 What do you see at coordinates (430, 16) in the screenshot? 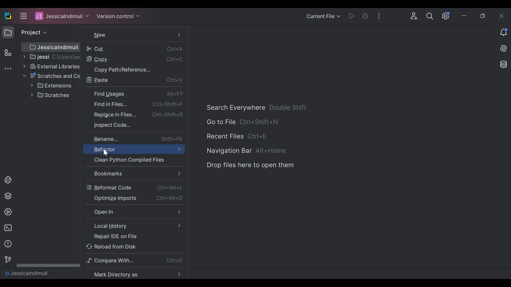
I see `Search` at bounding box center [430, 16].